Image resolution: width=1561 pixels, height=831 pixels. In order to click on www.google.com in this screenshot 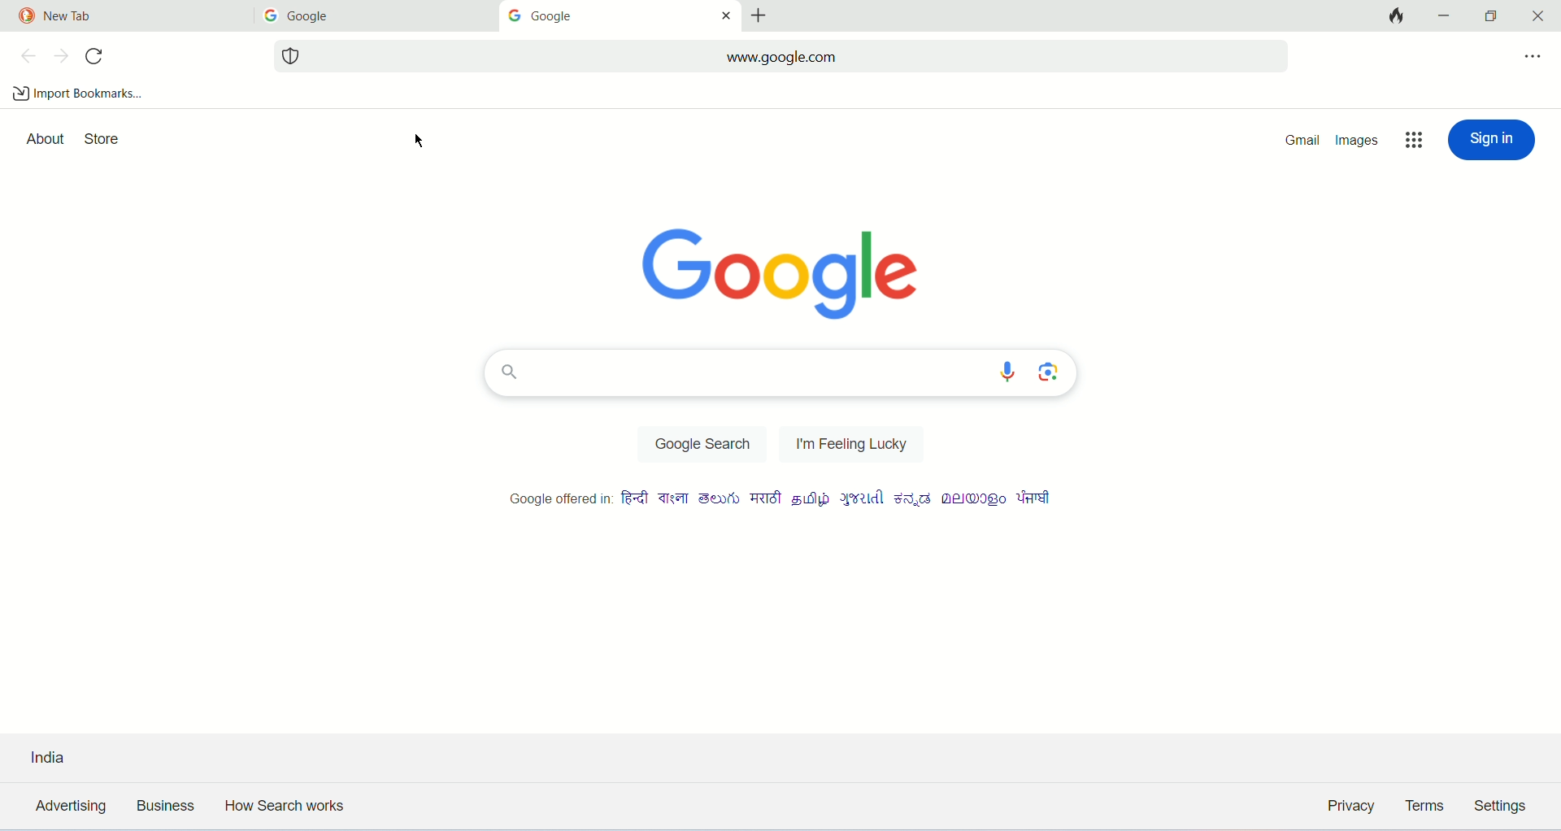, I will do `click(806, 57)`.